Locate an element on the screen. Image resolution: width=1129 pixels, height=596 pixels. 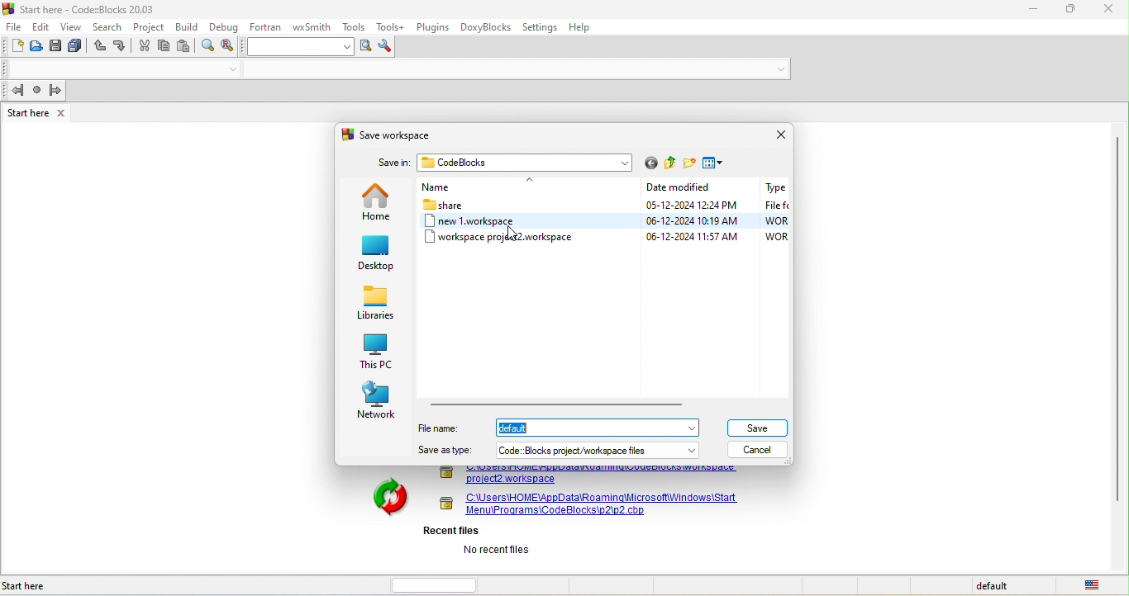
up one level is located at coordinates (671, 165).